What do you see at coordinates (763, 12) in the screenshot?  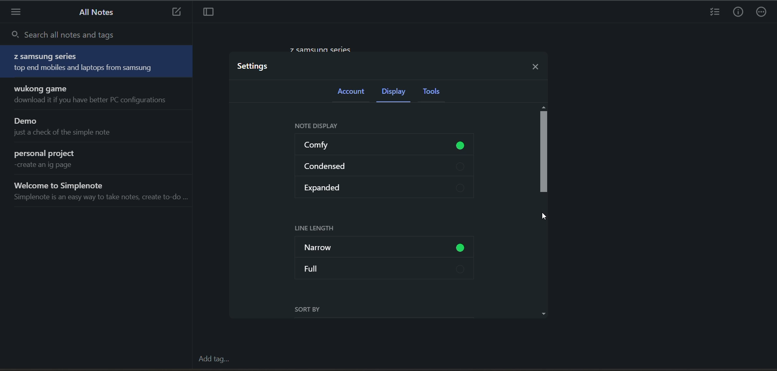 I see `actions` at bounding box center [763, 12].